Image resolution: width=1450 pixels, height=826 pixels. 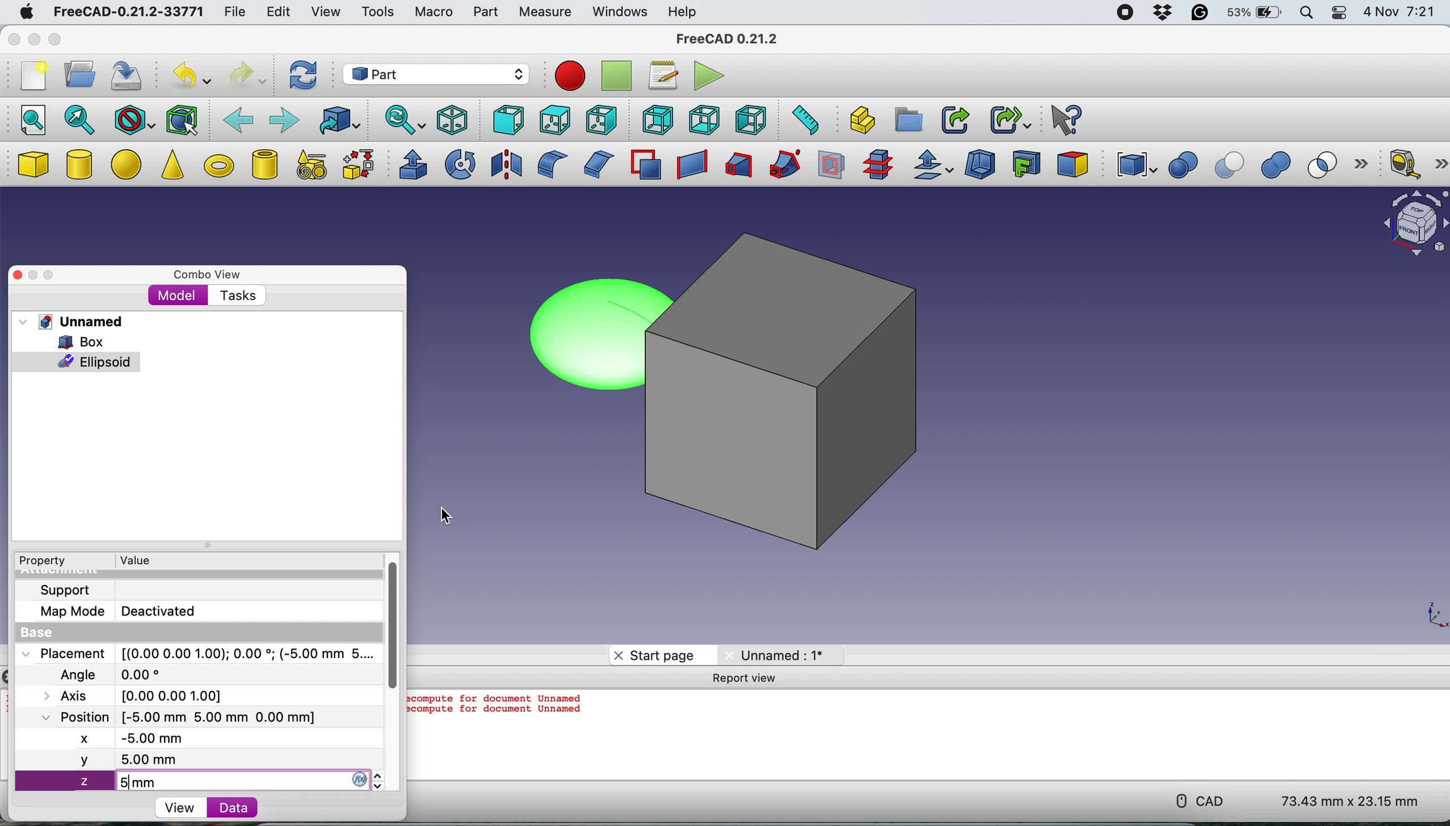 I want to click on view, so click(x=325, y=11).